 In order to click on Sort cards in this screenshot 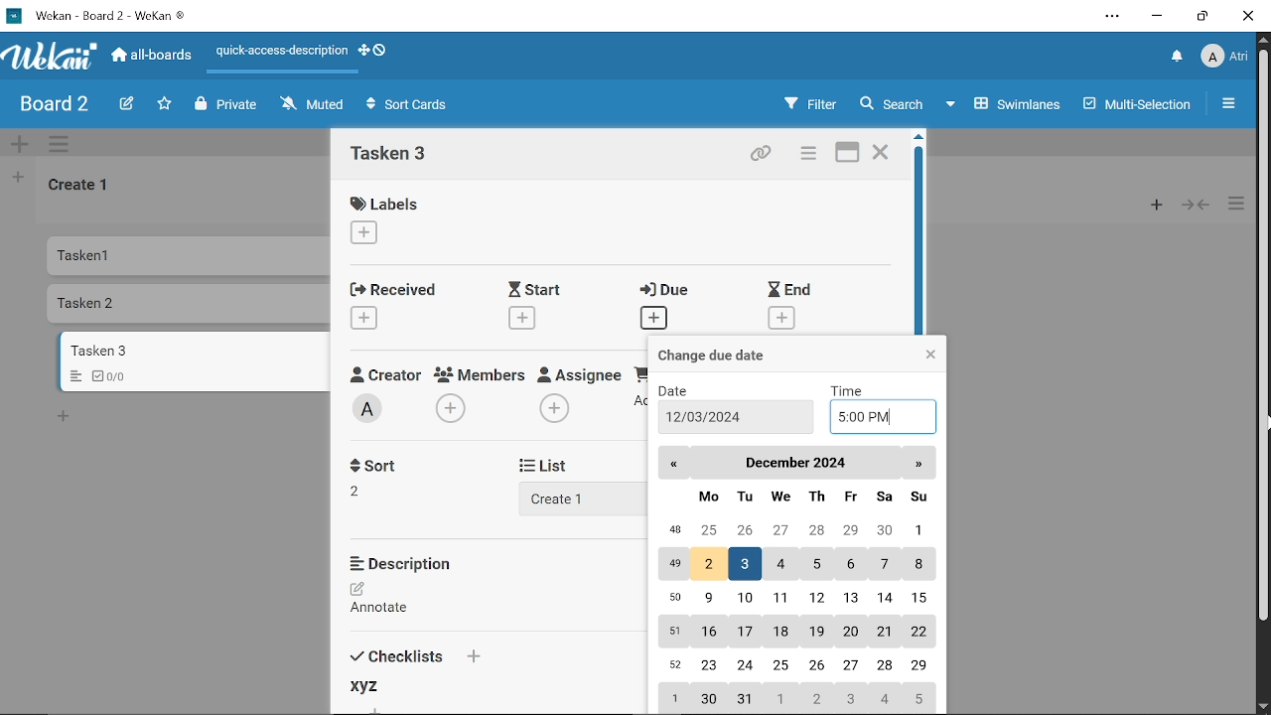, I will do `click(412, 106)`.